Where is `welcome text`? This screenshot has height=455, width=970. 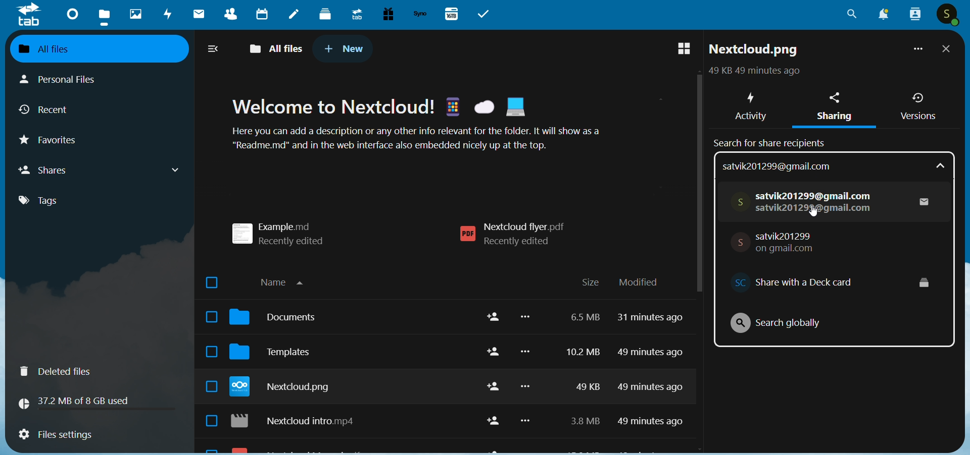
welcome text is located at coordinates (430, 127).